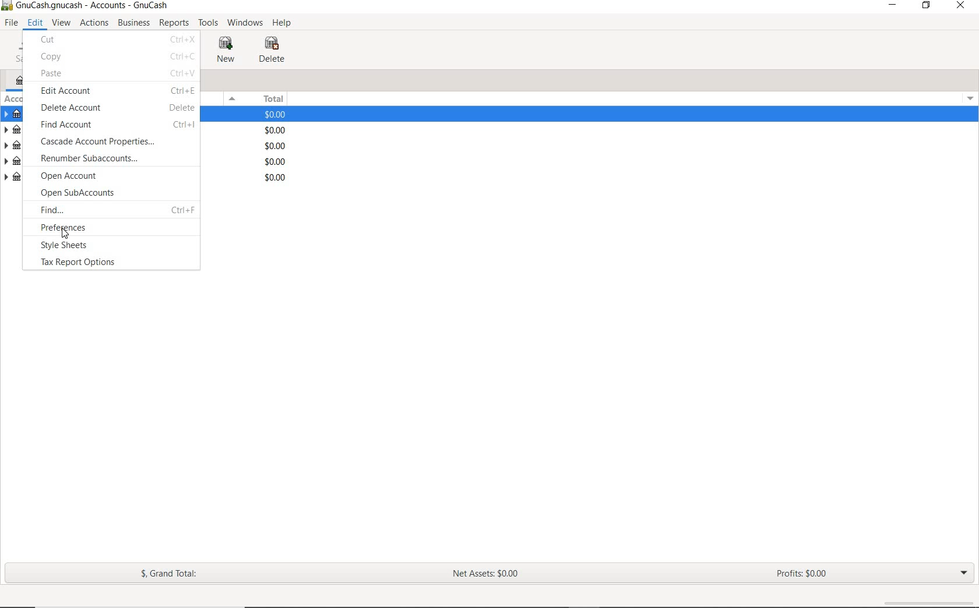 The width and height of the screenshot is (979, 608). What do you see at coordinates (274, 100) in the screenshot?
I see `TOTAL` at bounding box center [274, 100].